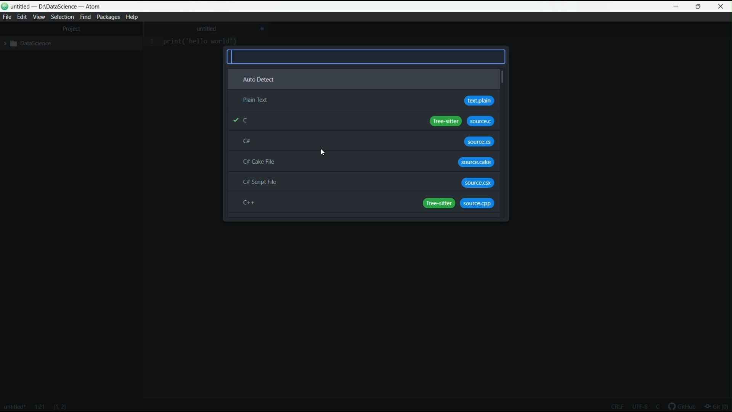 The image size is (732, 412). I want to click on git, so click(718, 407).